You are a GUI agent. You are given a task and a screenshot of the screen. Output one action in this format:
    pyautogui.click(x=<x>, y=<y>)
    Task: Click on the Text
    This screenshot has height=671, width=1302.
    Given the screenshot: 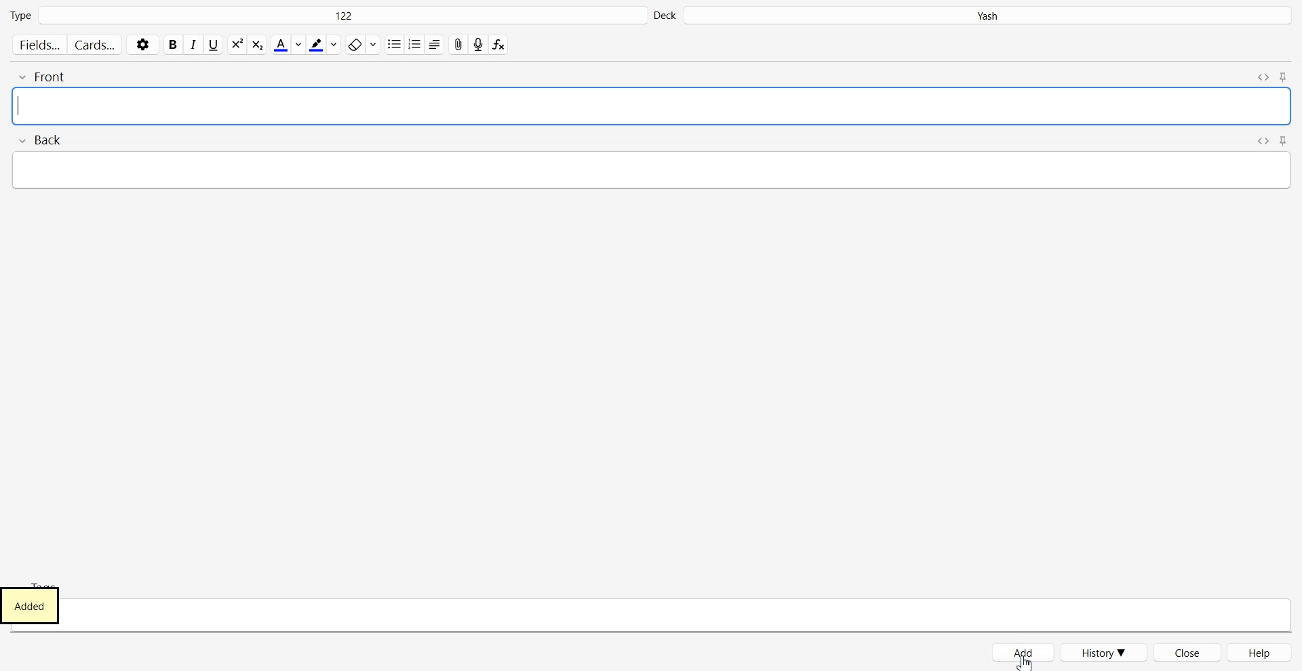 What is the action you would take?
    pyautogui.click(x=35, y=606)
    